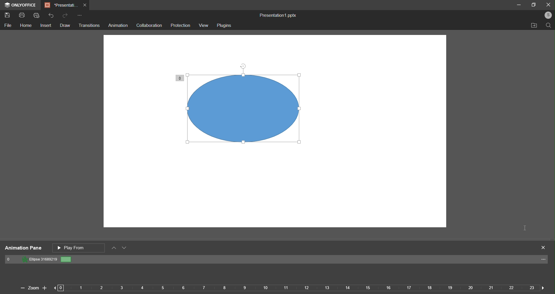  What do you see at coordinates (301, 289) in the screenshot?
I see `Timeline` at bounding box center [301, 289].